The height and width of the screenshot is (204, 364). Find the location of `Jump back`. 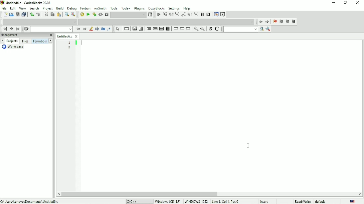

Jump back is located at coordinates (5, 29).